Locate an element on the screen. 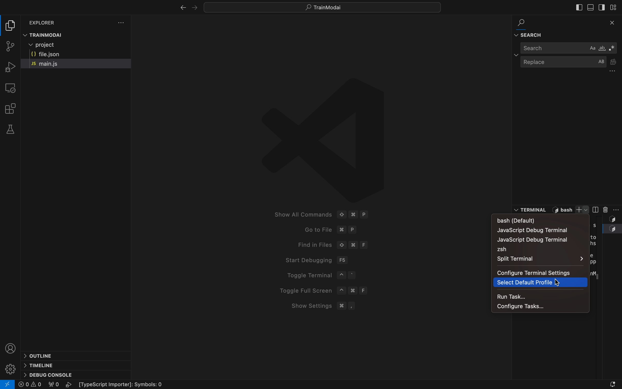 The height and width of the screenshot is (389, 622). cursor is located at coordinates (555, 280).